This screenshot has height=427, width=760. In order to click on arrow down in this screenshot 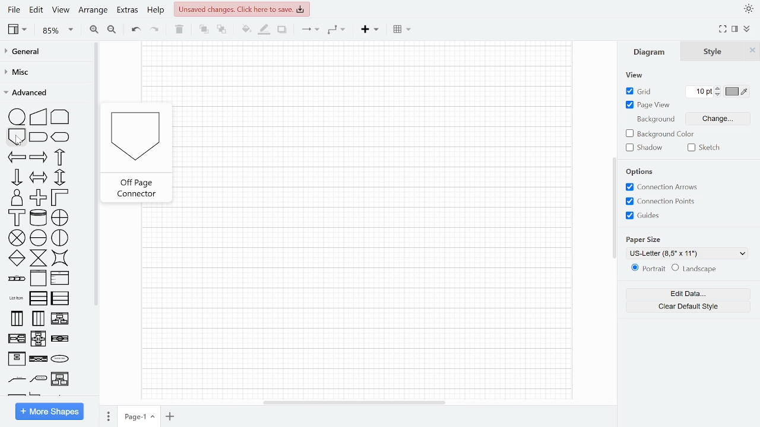, I will do `click(17, 177)`.